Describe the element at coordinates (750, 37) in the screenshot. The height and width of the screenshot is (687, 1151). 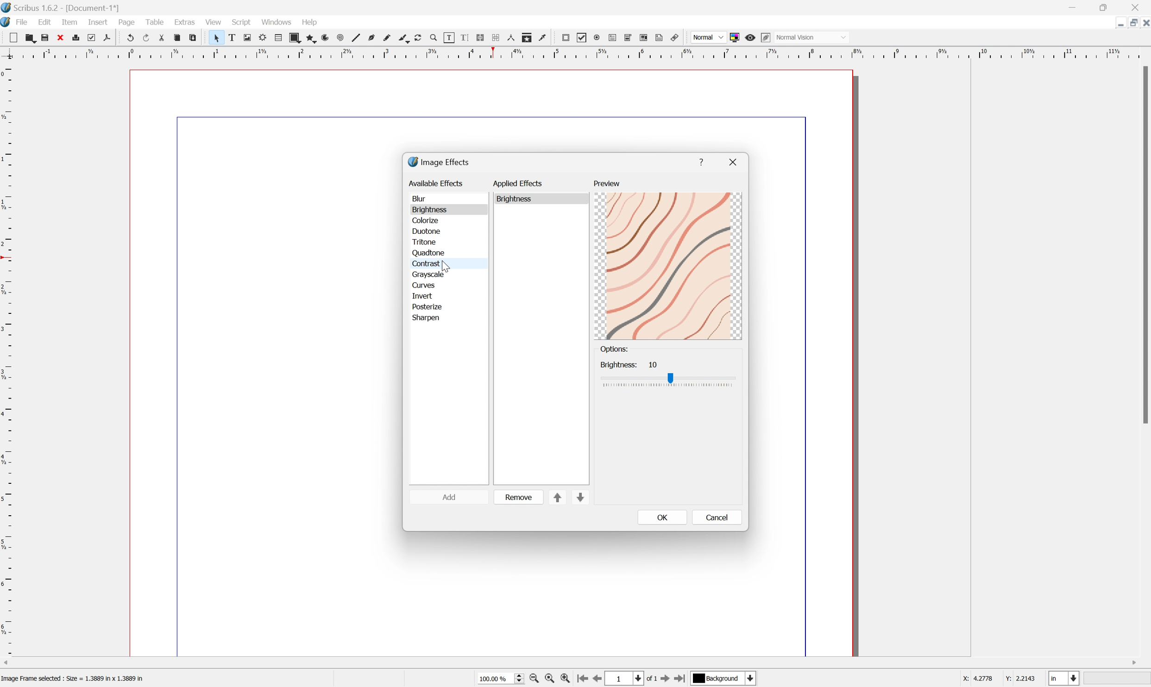
I see `Preview mode` at that location.